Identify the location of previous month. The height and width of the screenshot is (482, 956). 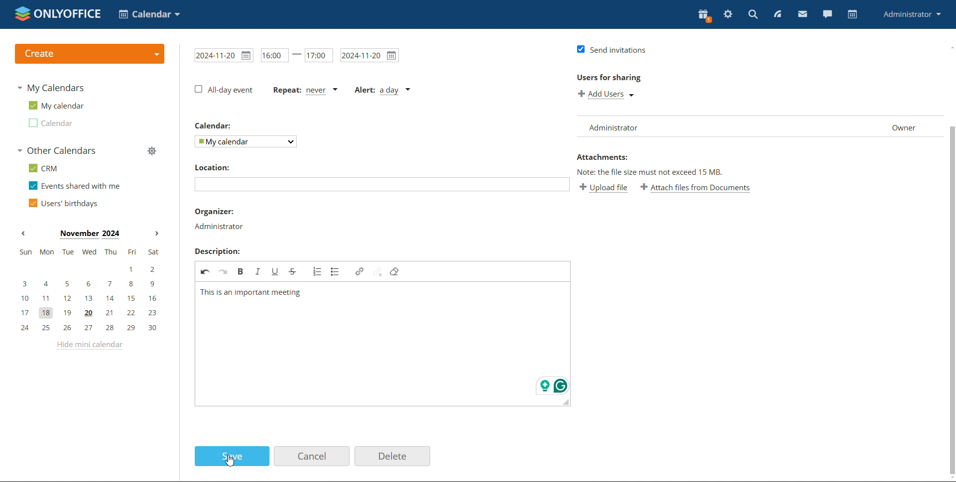
(23, 234).